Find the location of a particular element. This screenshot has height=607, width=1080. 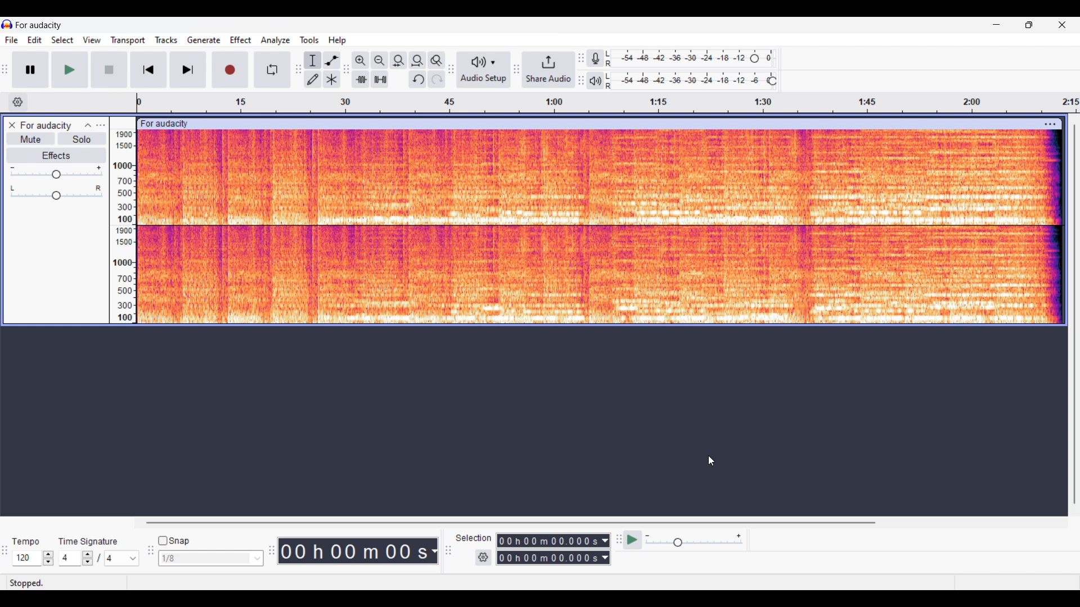

Project name is located at coordinates (39, 25).